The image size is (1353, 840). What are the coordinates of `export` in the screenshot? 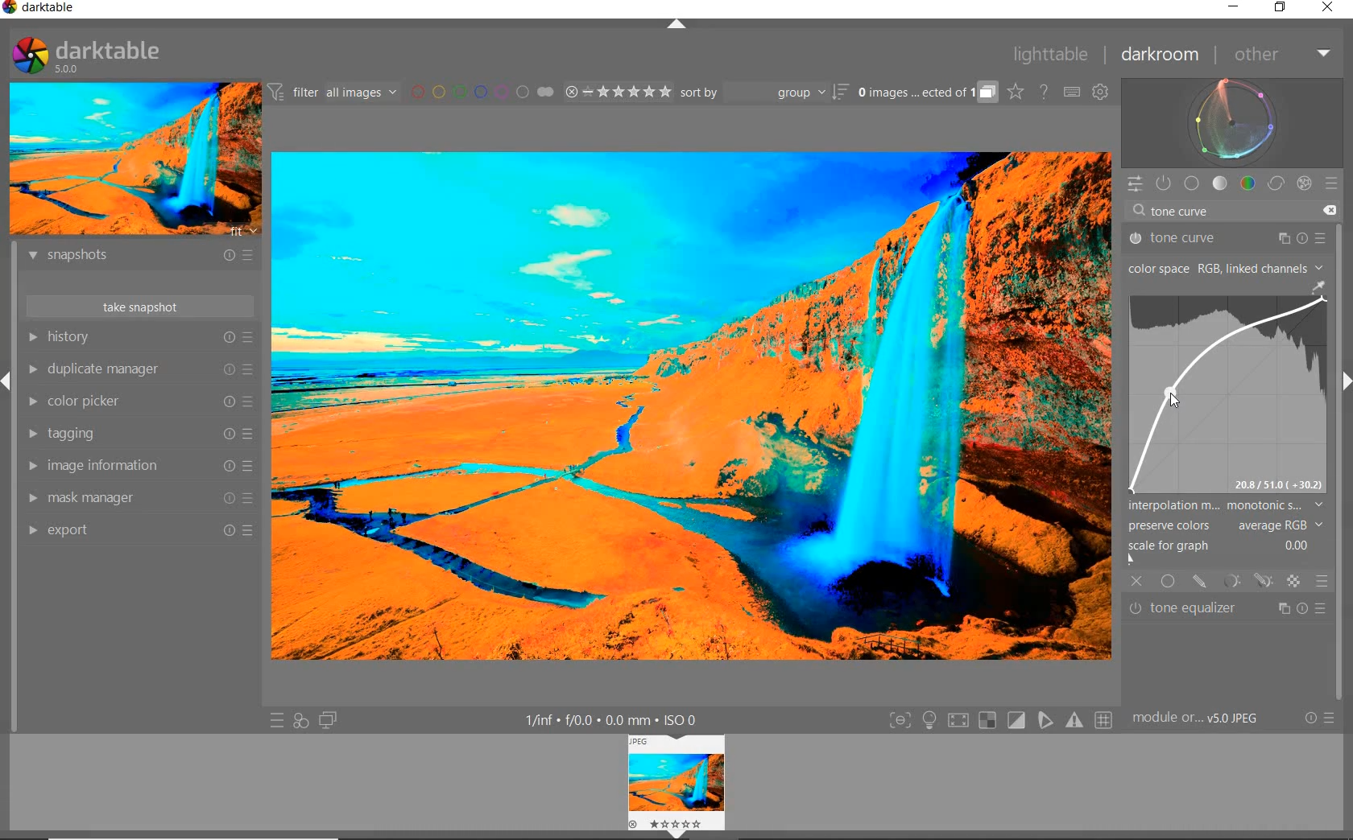 It's located at (142, 532).